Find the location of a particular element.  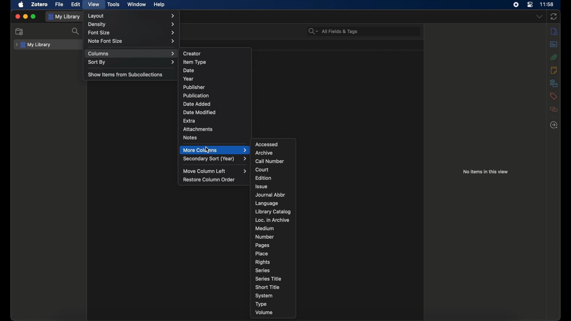

issue is located at coordinates (262, 187).